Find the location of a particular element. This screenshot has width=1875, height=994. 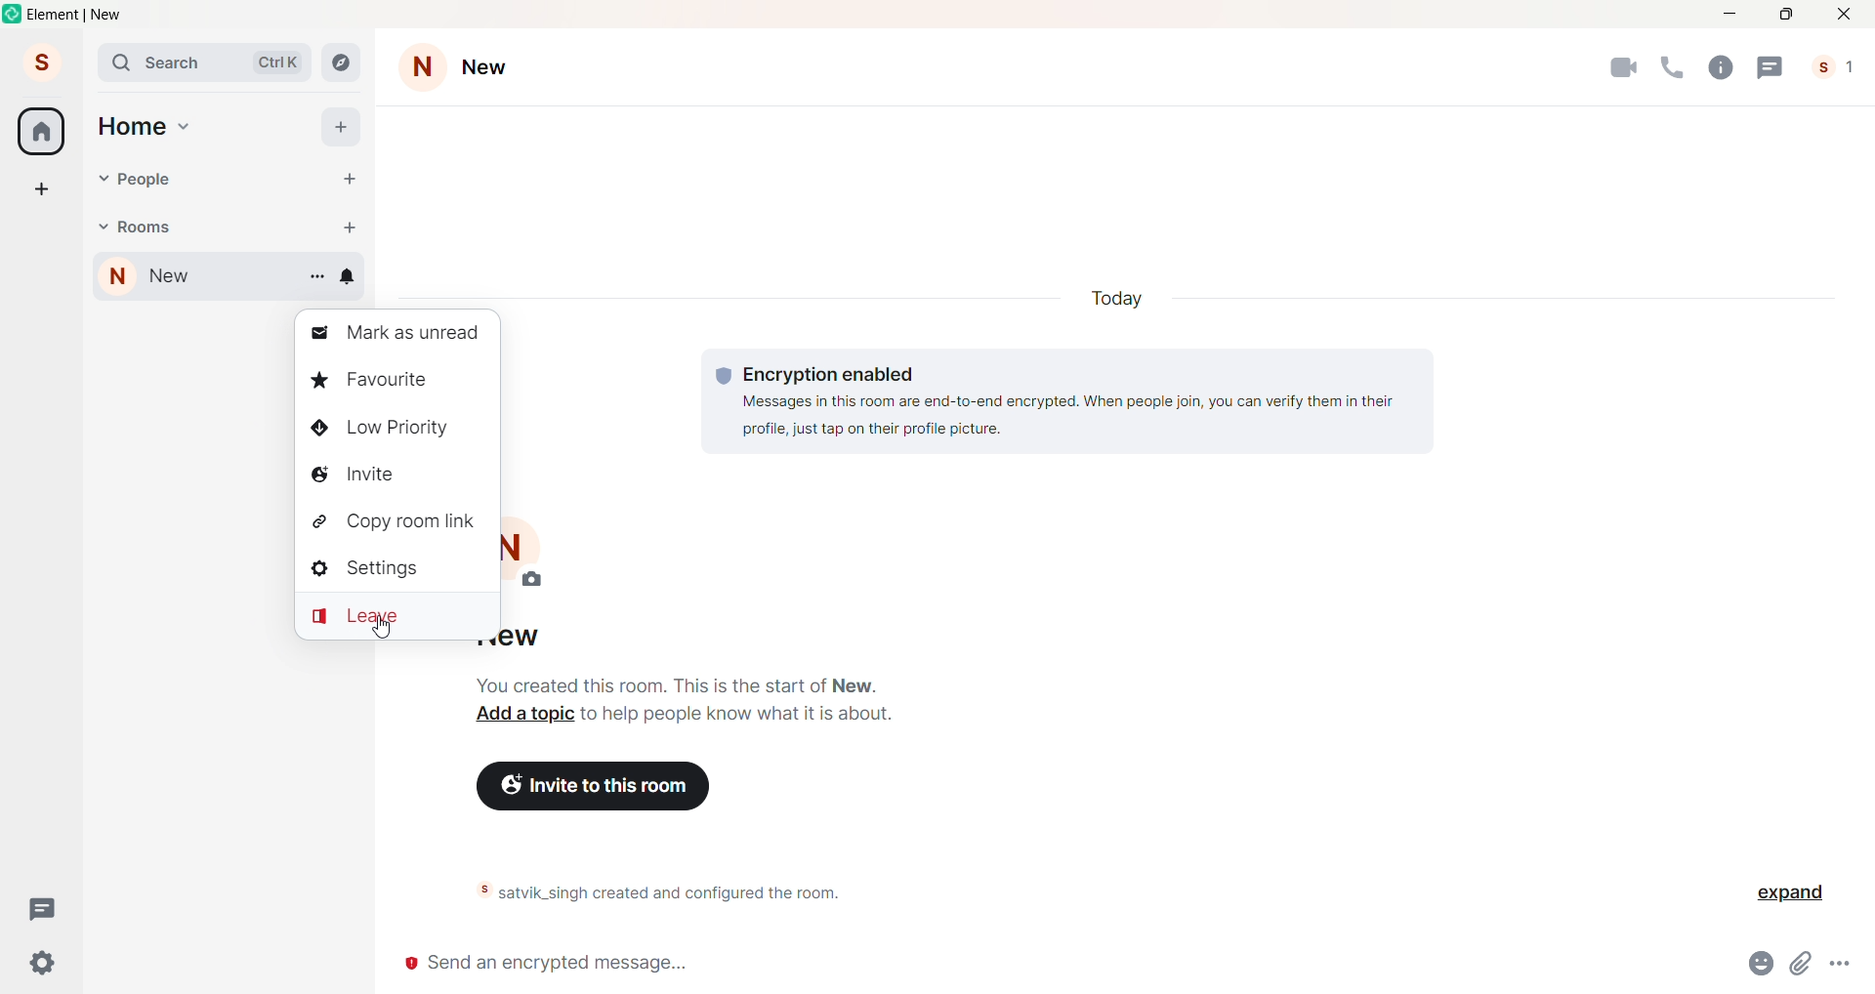

attachments is located at coordinates (1806, 965).